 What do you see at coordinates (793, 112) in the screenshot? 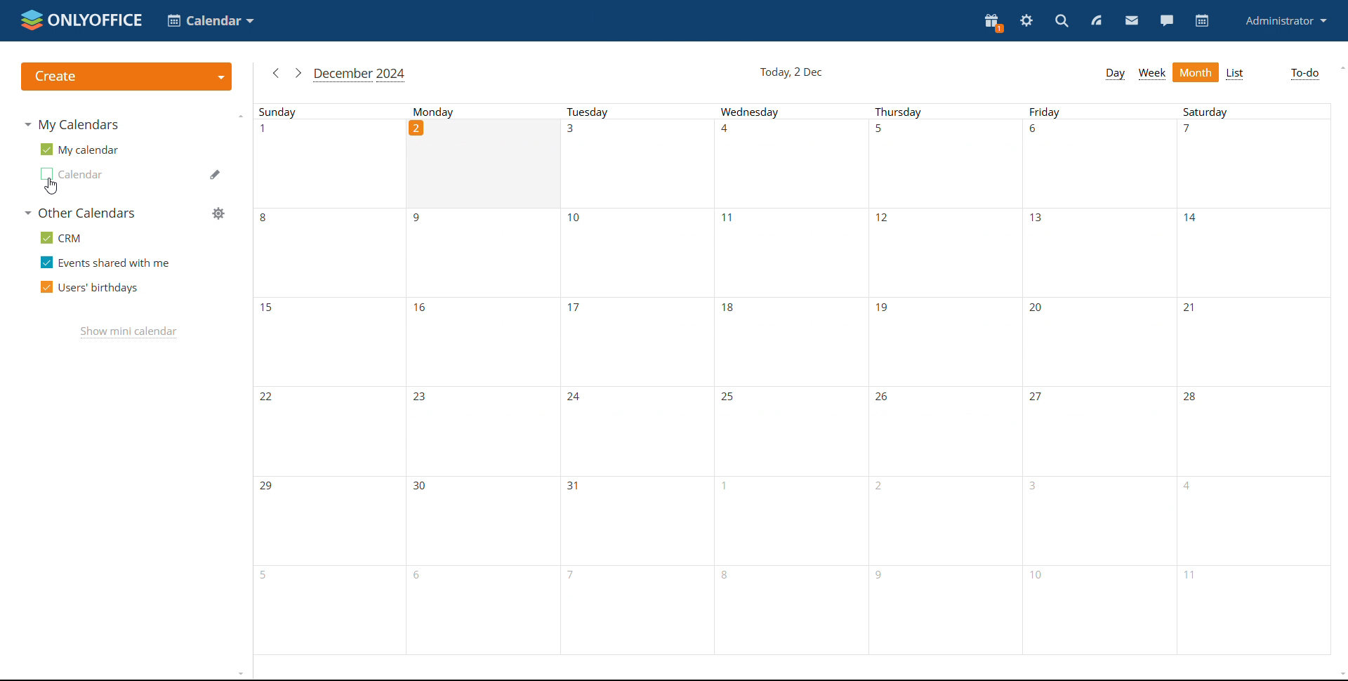
I see `wednesday` at bounding box center [793, 112].